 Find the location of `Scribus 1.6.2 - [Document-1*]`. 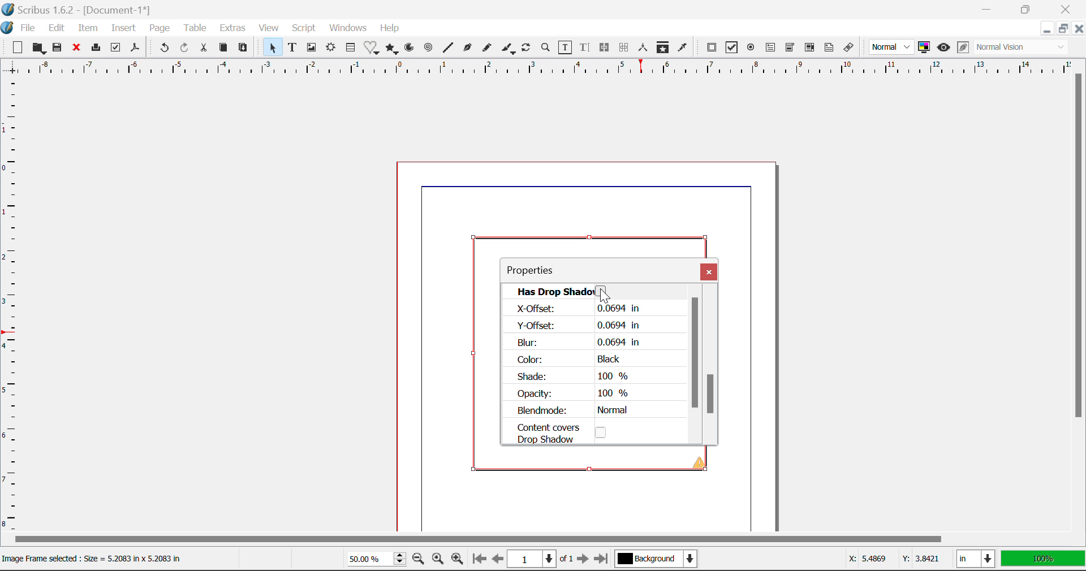

Scribus 1.6.2 - [Document-1*] is located at coordinates (77, 10).